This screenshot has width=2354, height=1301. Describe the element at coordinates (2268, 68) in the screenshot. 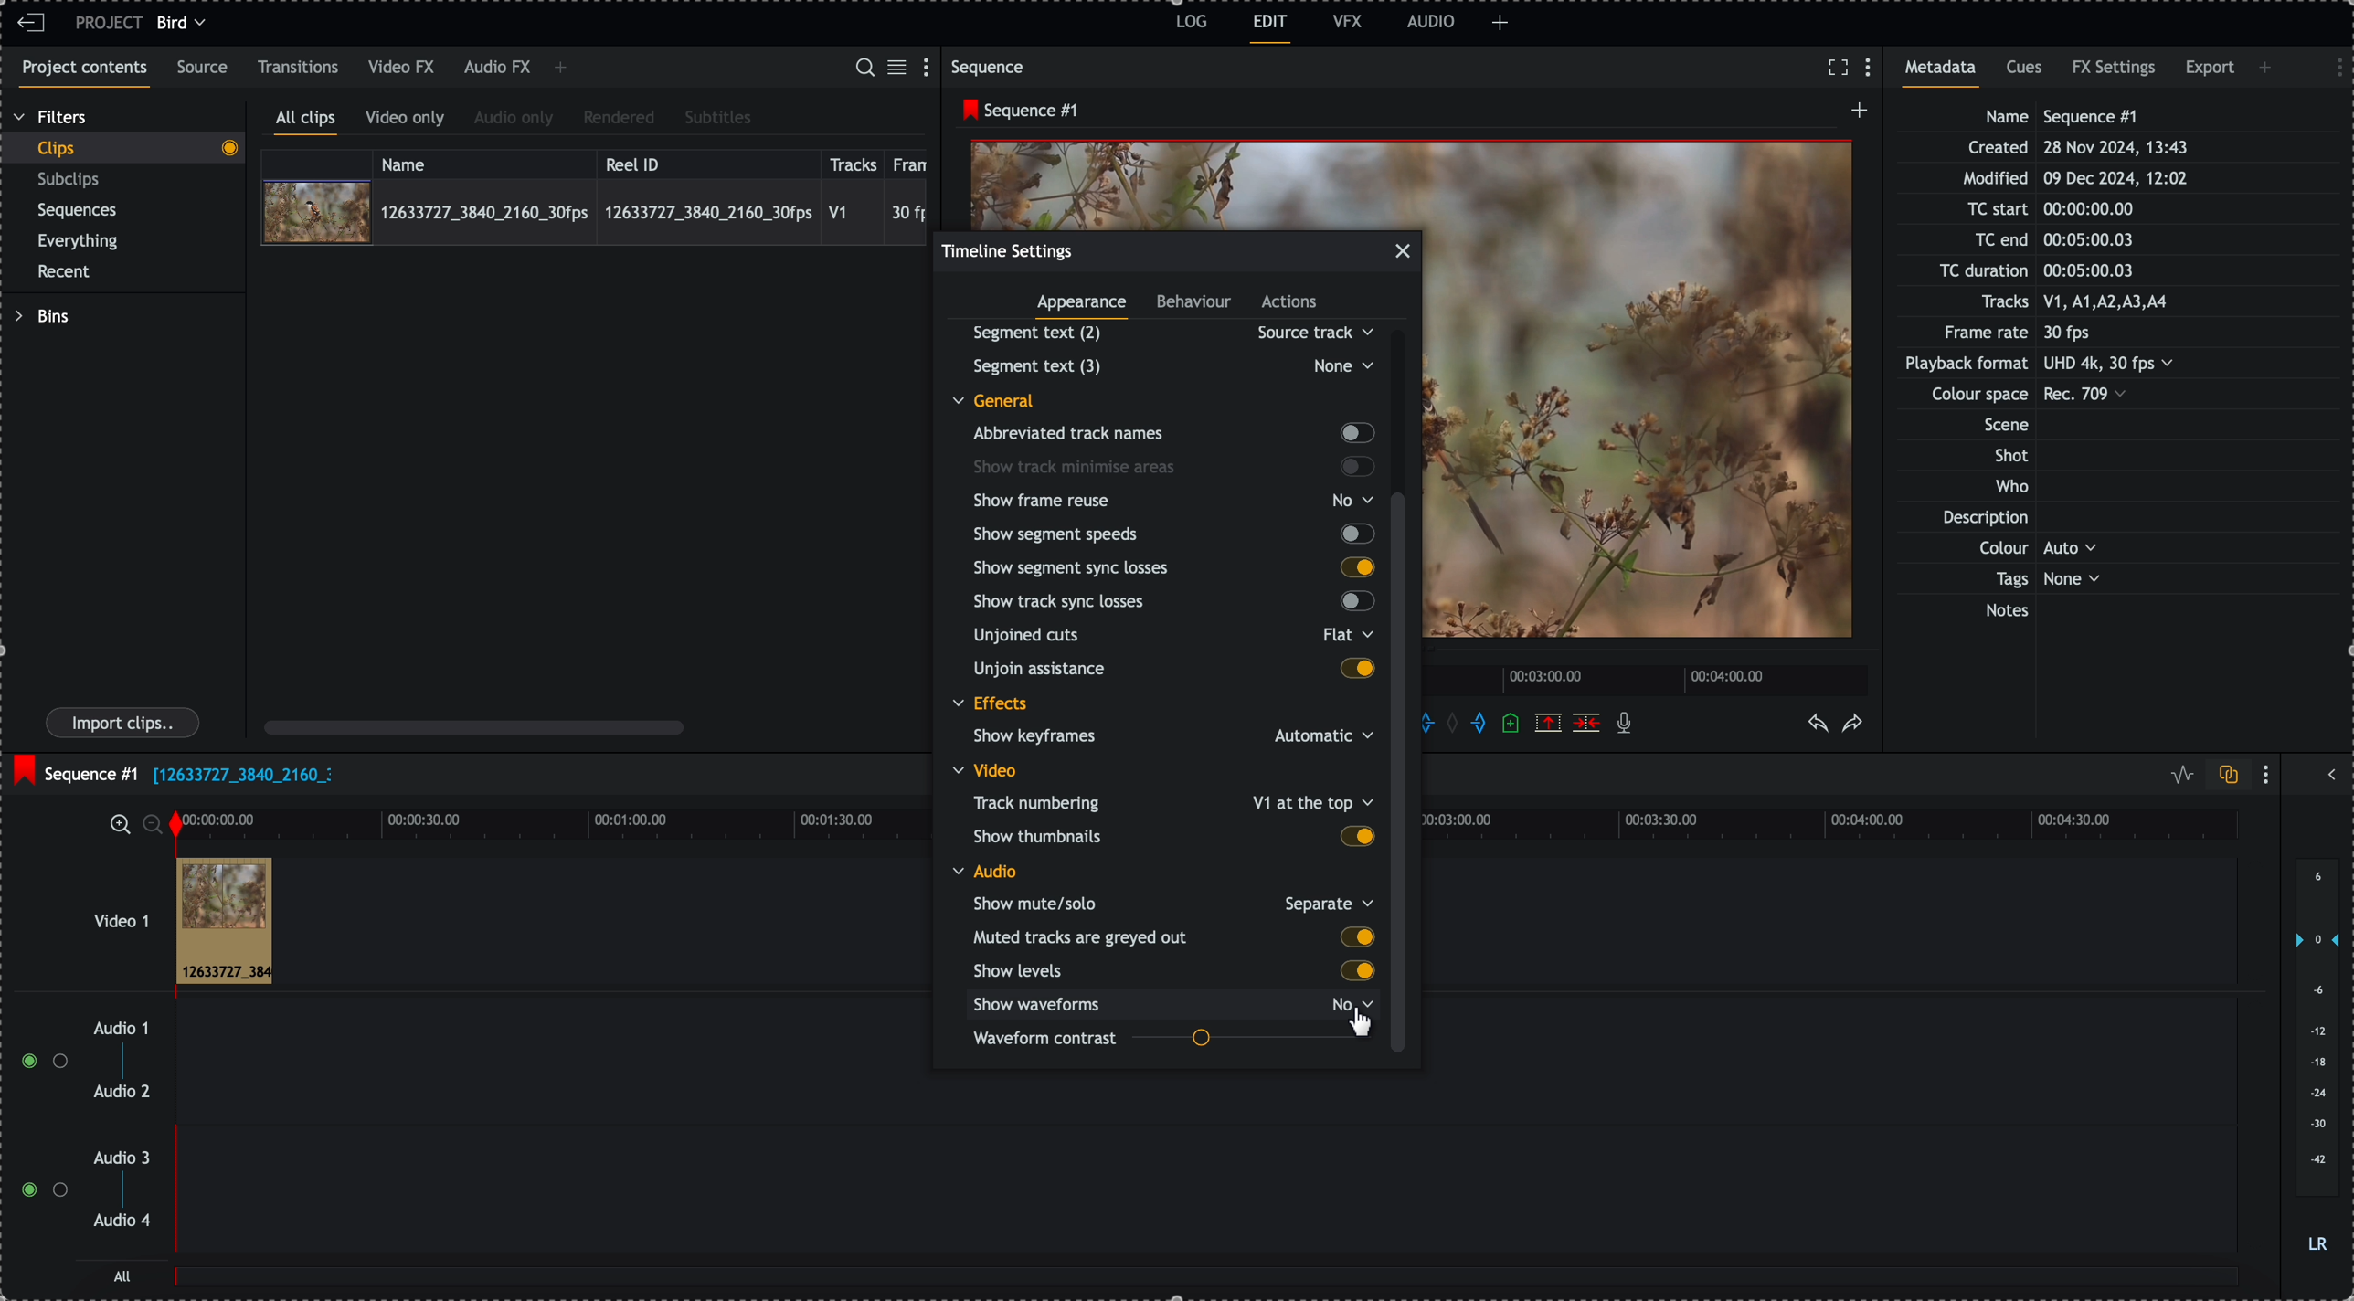

I see `add panel` at that location.